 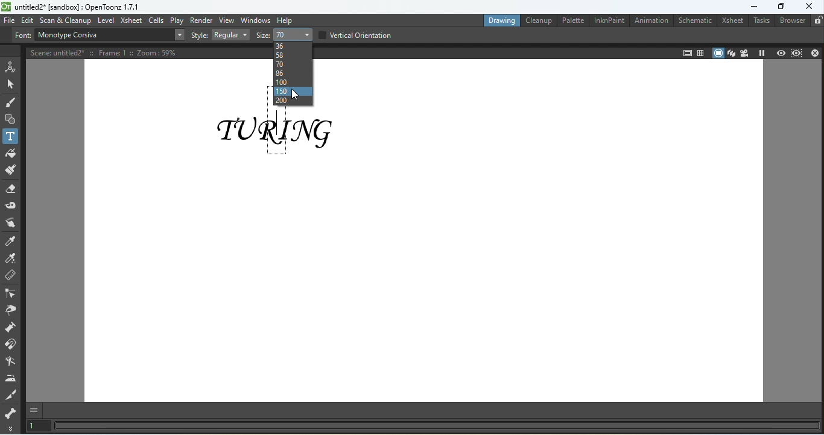 What do you see at coordinates (701, 52) in the screenshot?
I see `Field guide` at bounding box center [701, 52].